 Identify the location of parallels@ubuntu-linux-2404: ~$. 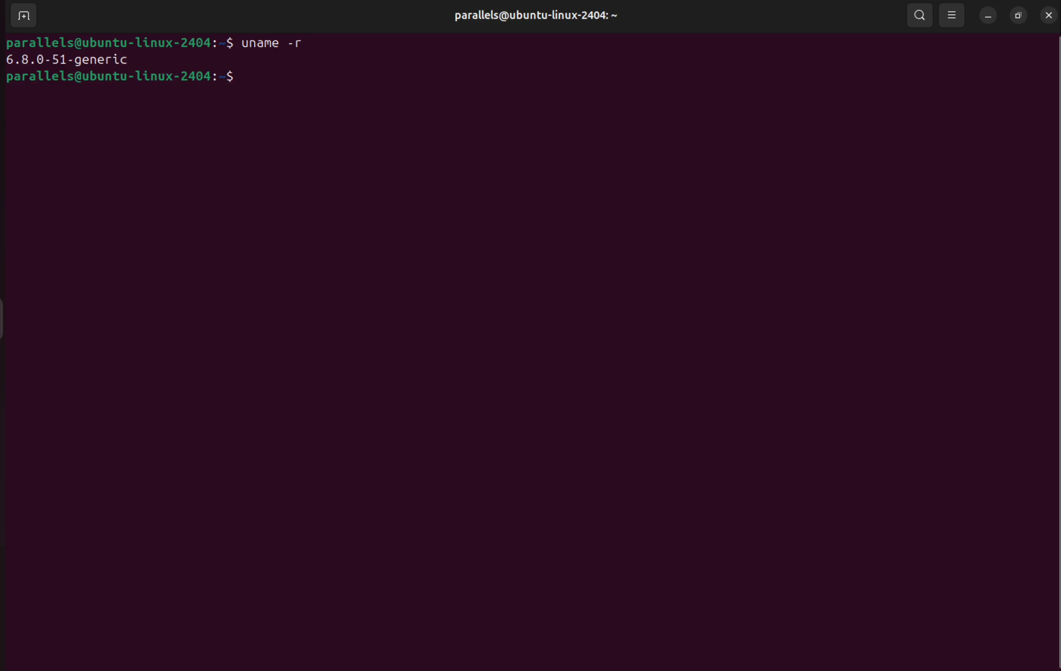
(146, 78).